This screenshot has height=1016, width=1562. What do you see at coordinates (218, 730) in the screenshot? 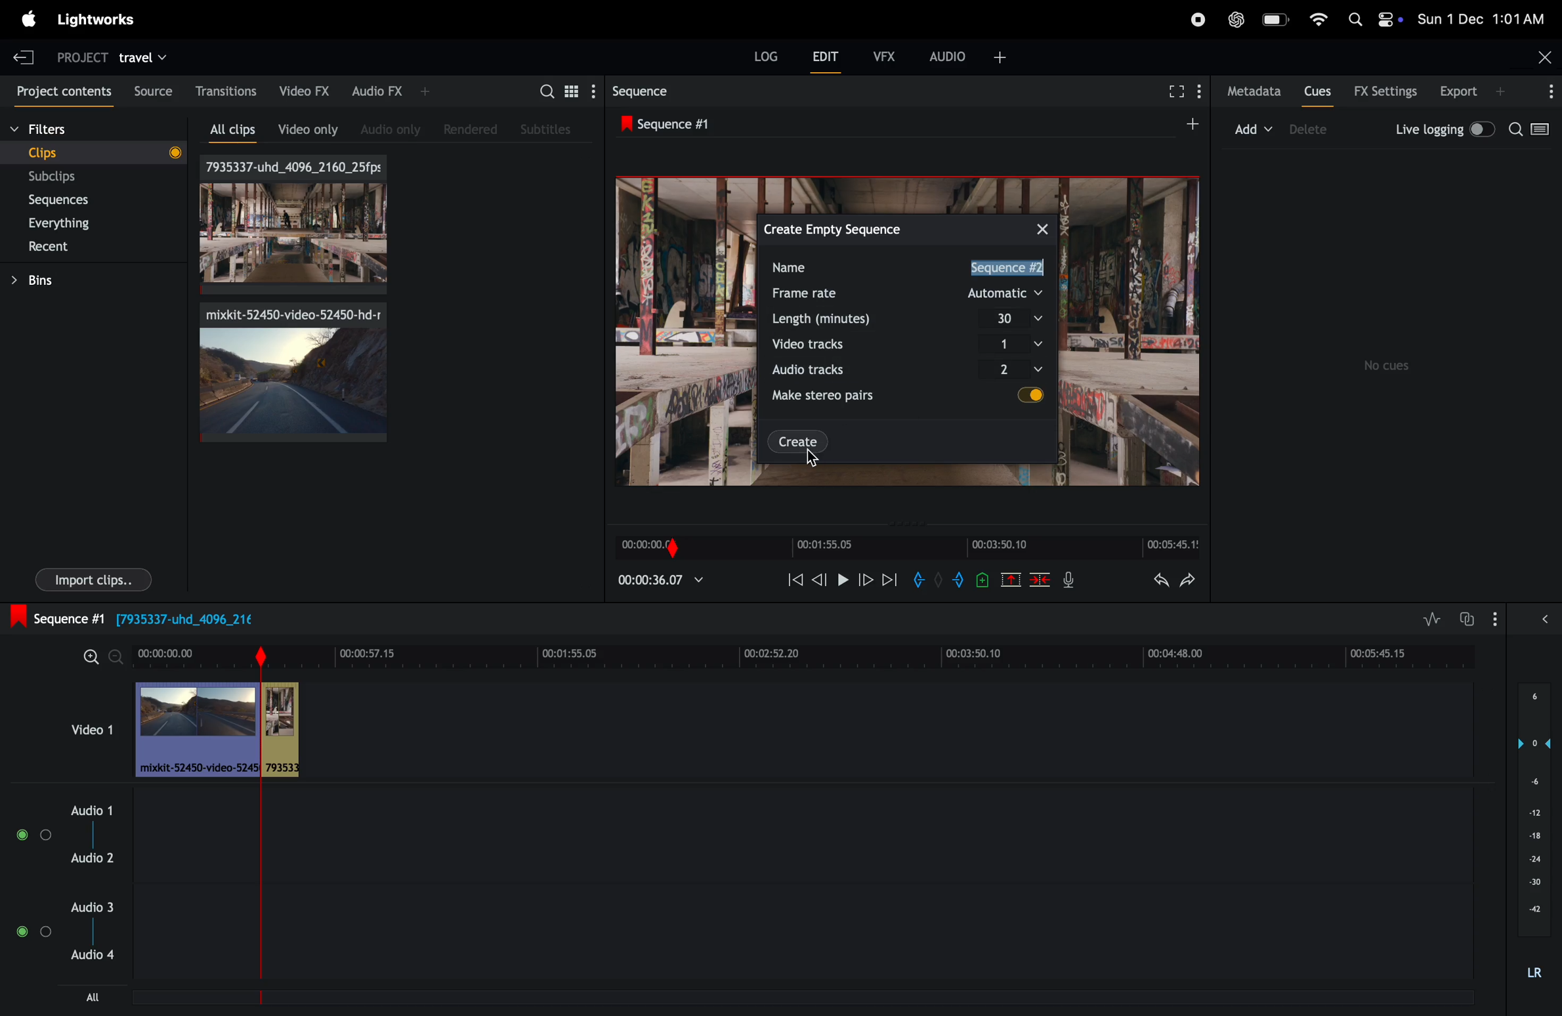
I see `video clips` at bounding box center [218, 730].